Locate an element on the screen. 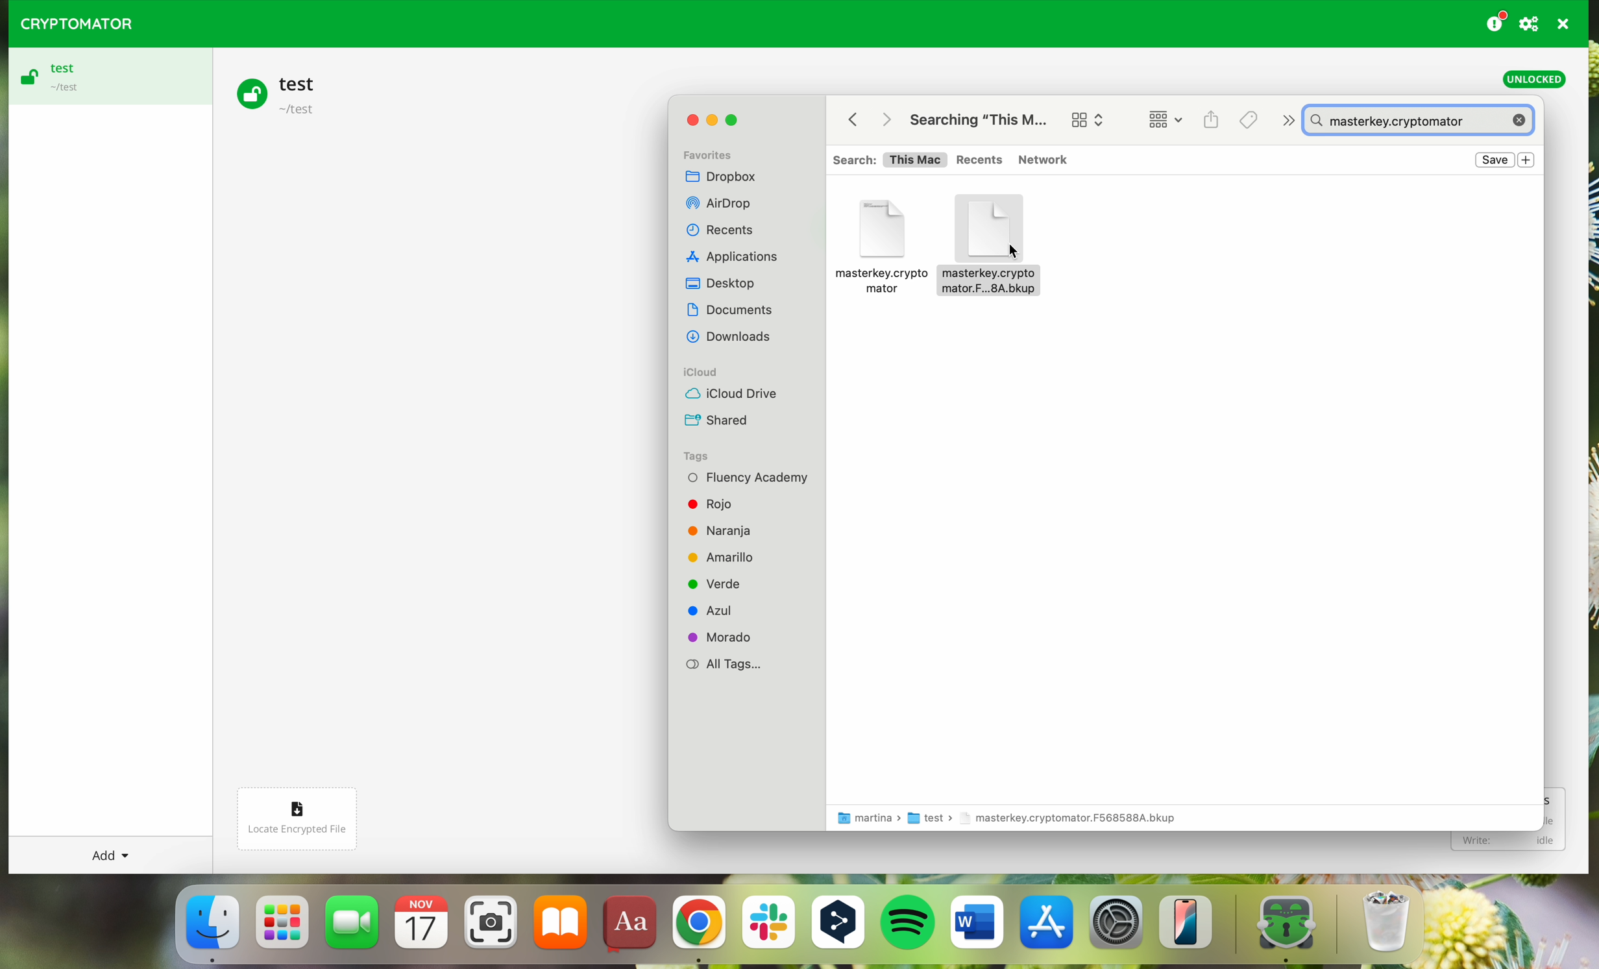 This screenshot has height=969, width=1599. locate encrypted file button is located at coordinates (308, 813).